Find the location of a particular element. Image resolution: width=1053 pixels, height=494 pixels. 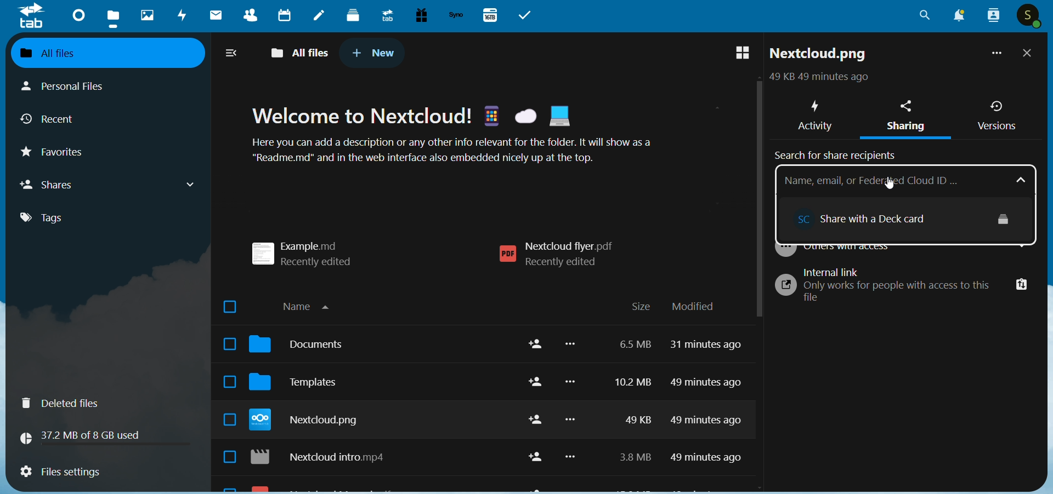

deleted files is located at coordinates (67, 403).